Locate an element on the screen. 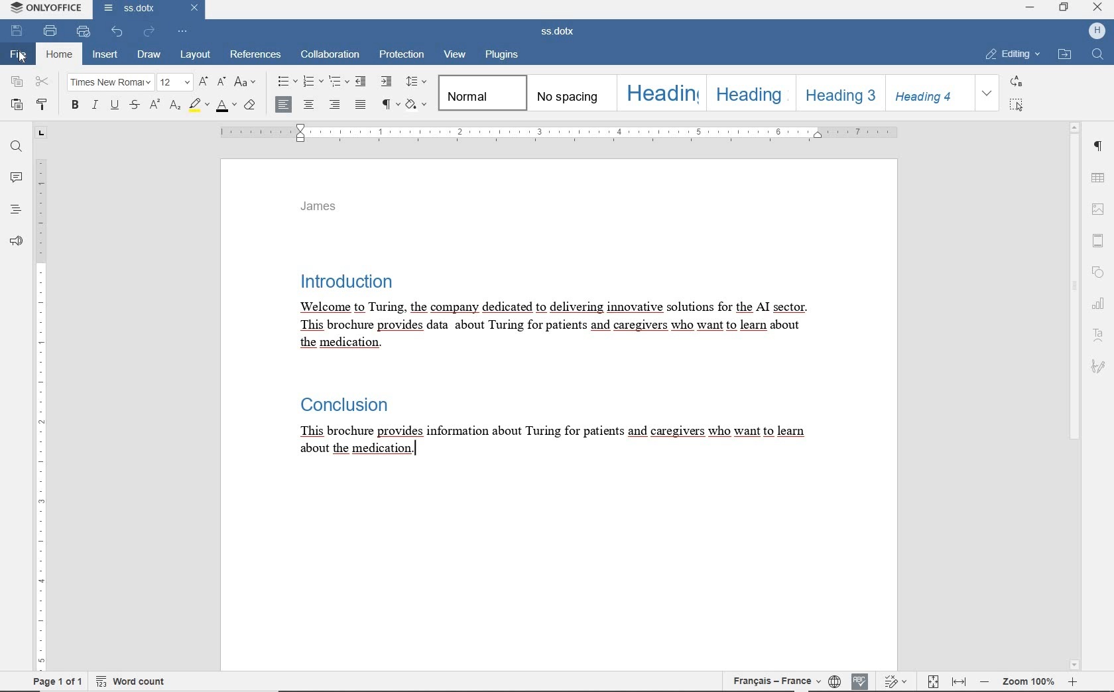 This screenshot has height=692, width=1114. PROTECTION is located at coordinates (402, 54).